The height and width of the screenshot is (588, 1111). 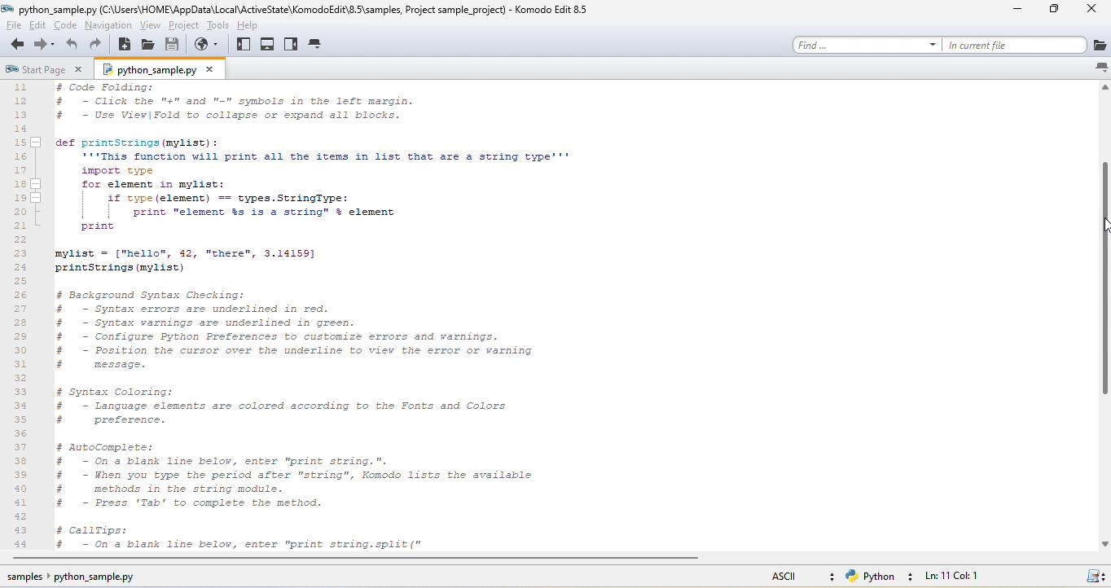 What do you see at coordinates (867, 45) in the screenshot?
I see `find` at bounding box center [867, 45].